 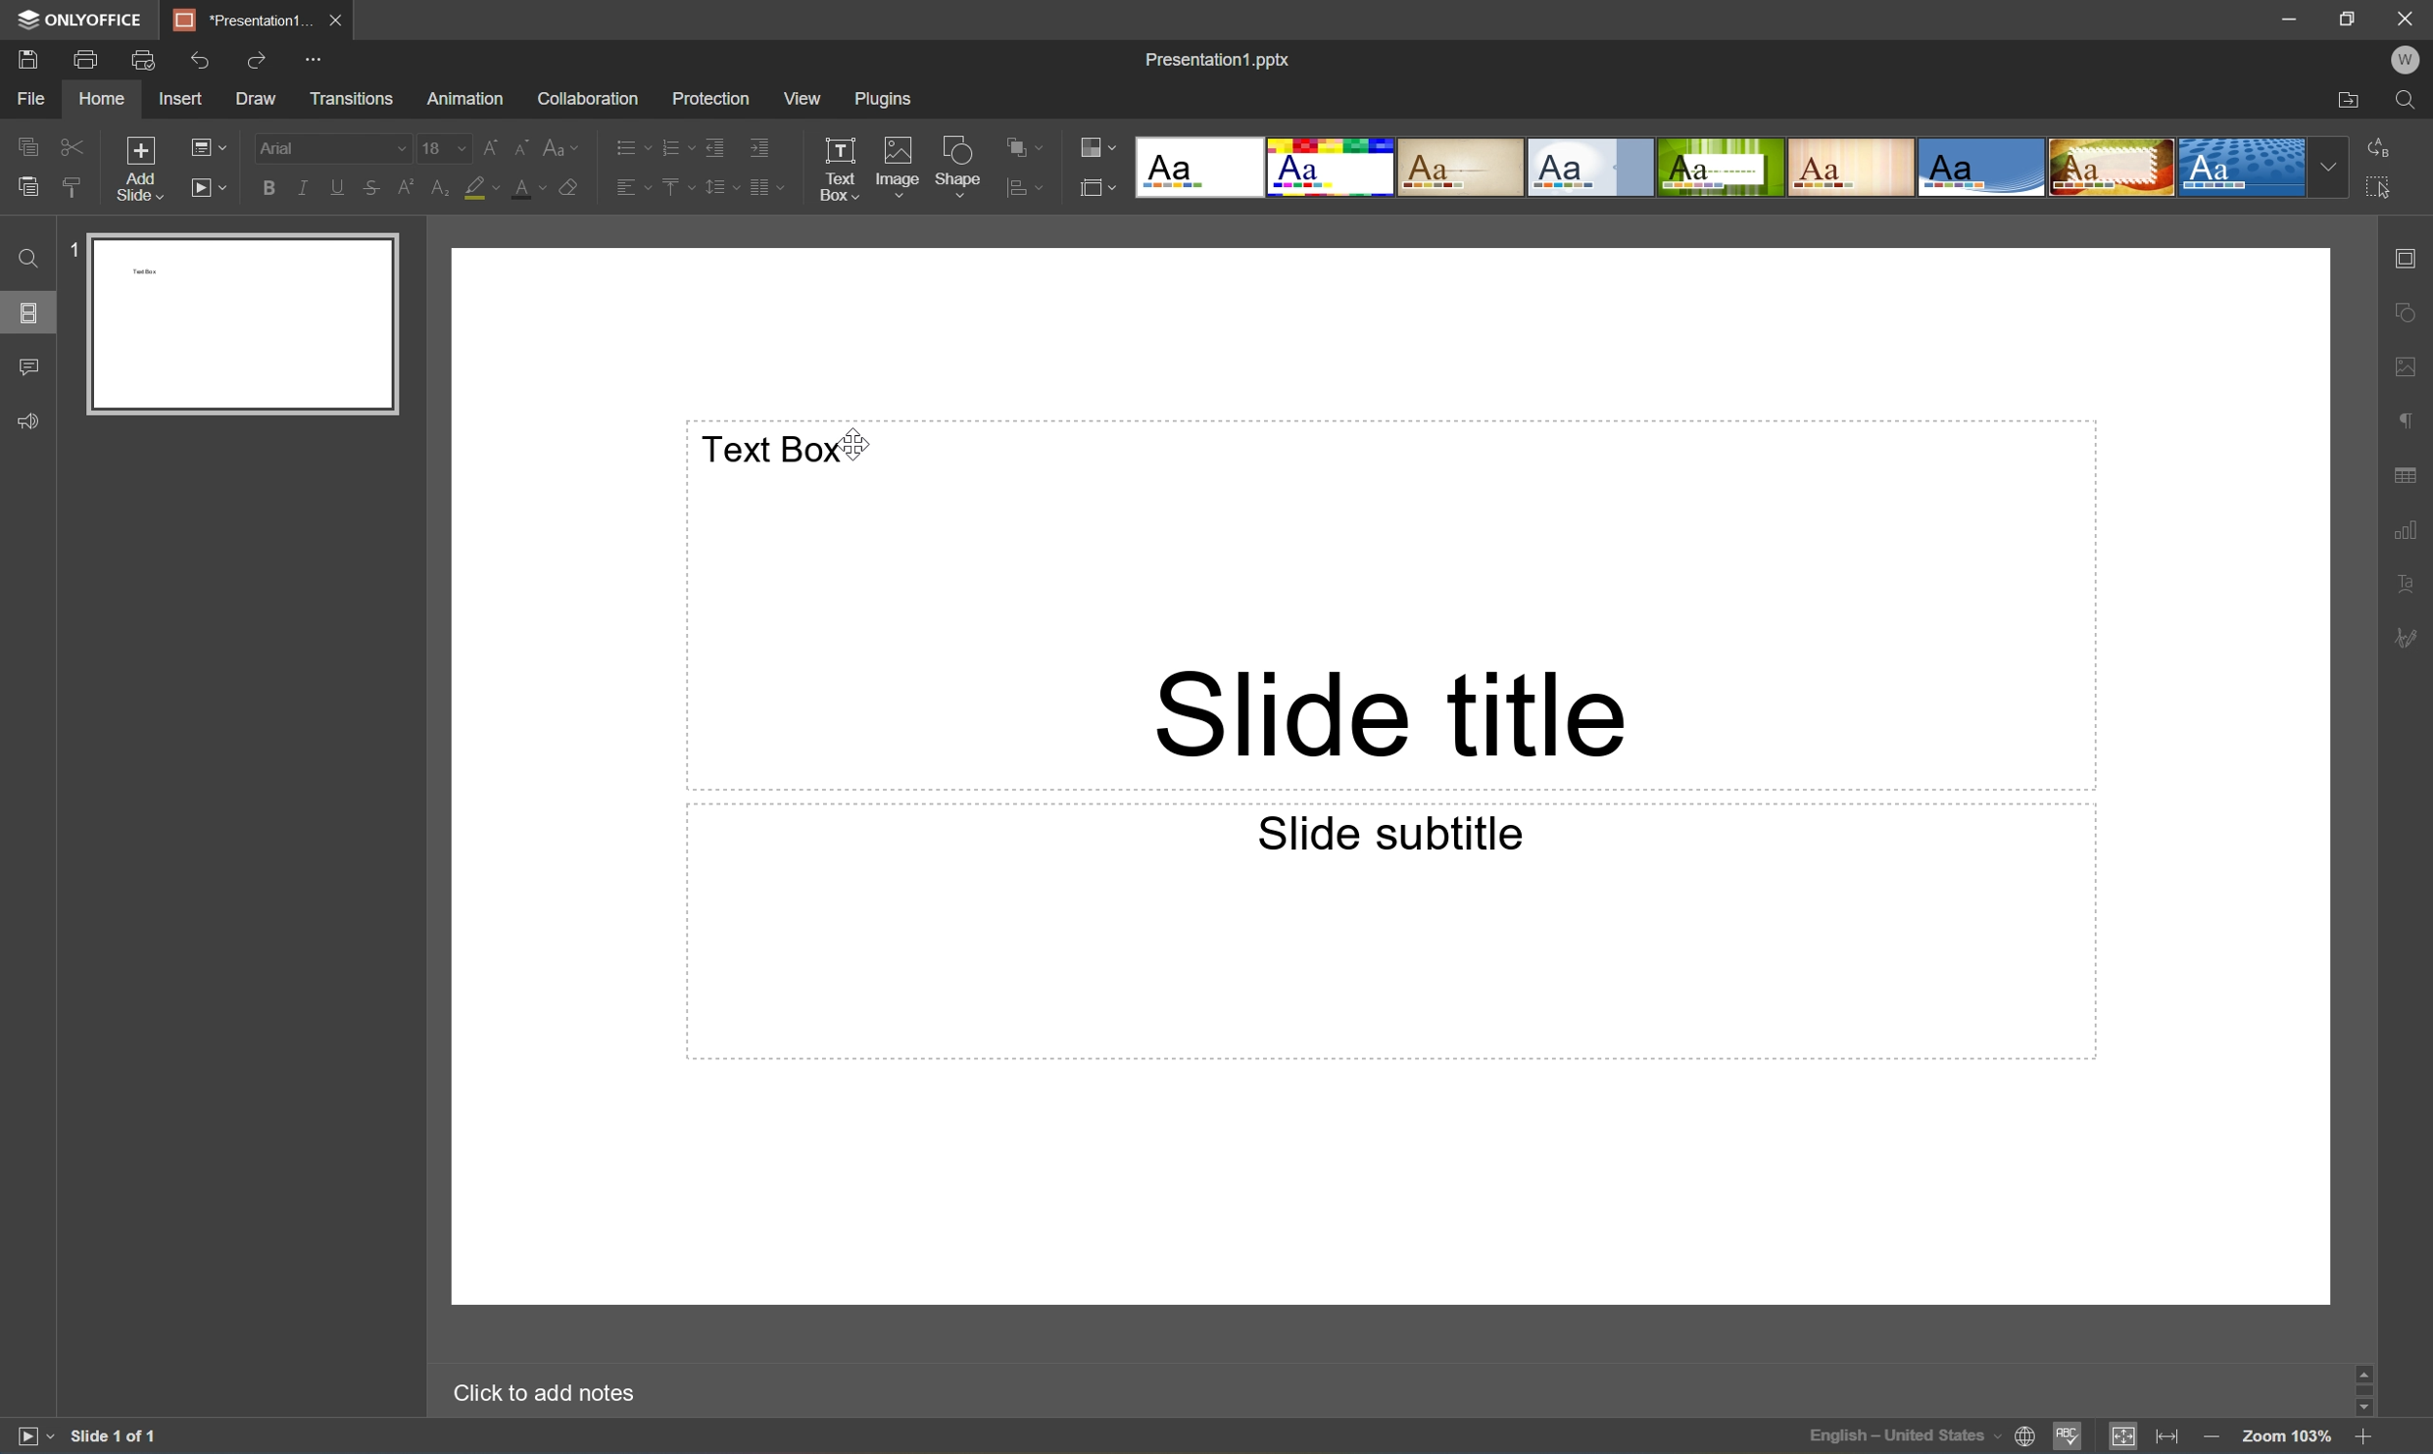 What do you see at coordinates (355, 98) in the screenshot?
I see `Transitions` at bounding box center [355, 98].